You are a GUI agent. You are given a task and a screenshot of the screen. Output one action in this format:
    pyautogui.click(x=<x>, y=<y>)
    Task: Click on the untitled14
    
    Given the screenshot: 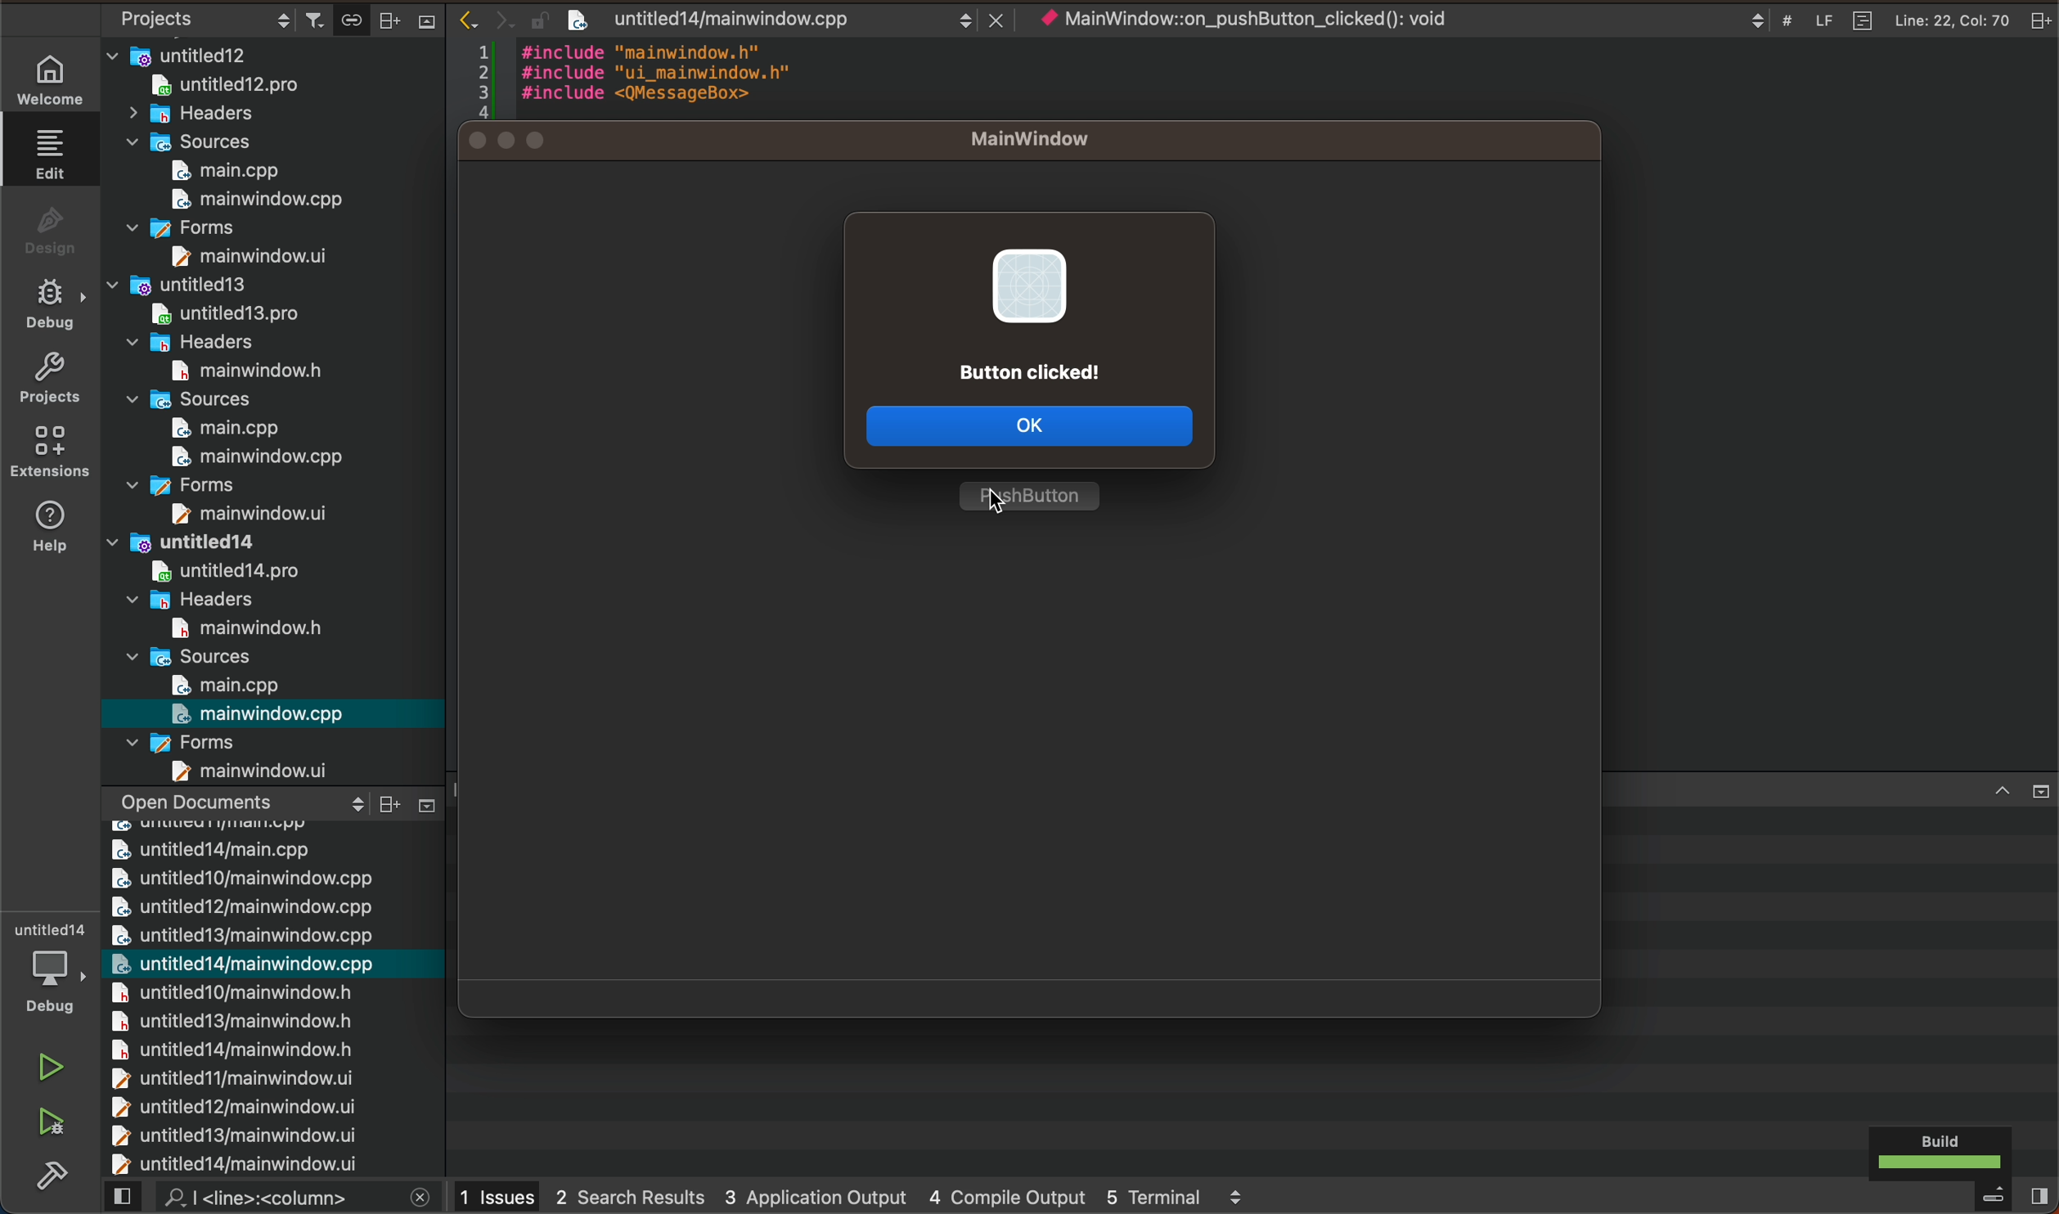 What is the action you would take?
    pyautogui.click(x=214, y=541)
    